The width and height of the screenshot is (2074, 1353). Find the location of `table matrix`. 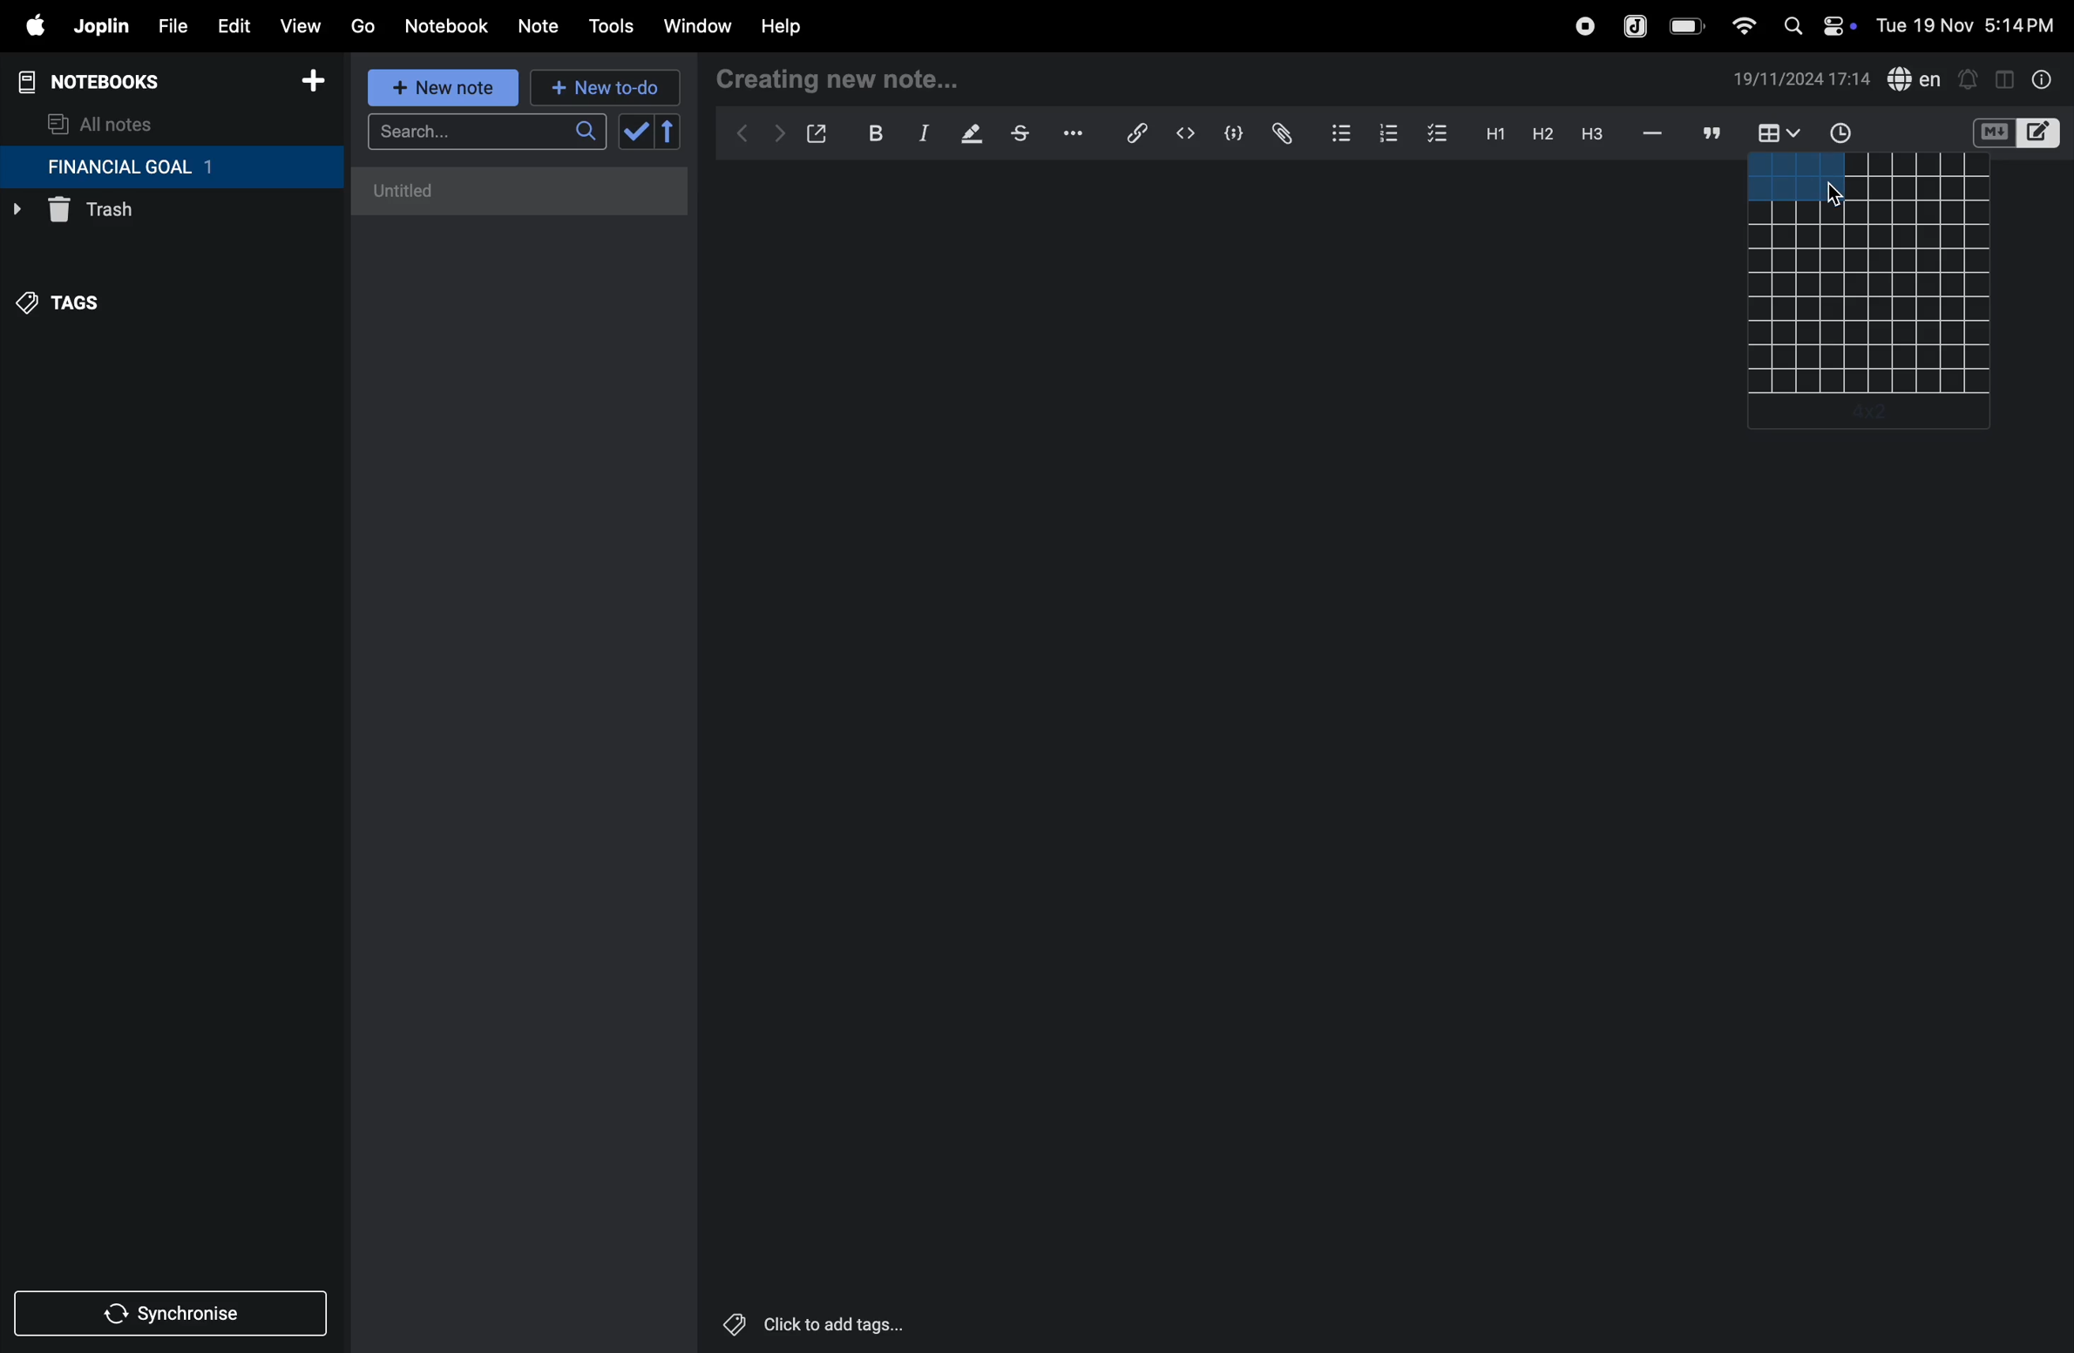

table matrix is located at coordinates (1872, 274).